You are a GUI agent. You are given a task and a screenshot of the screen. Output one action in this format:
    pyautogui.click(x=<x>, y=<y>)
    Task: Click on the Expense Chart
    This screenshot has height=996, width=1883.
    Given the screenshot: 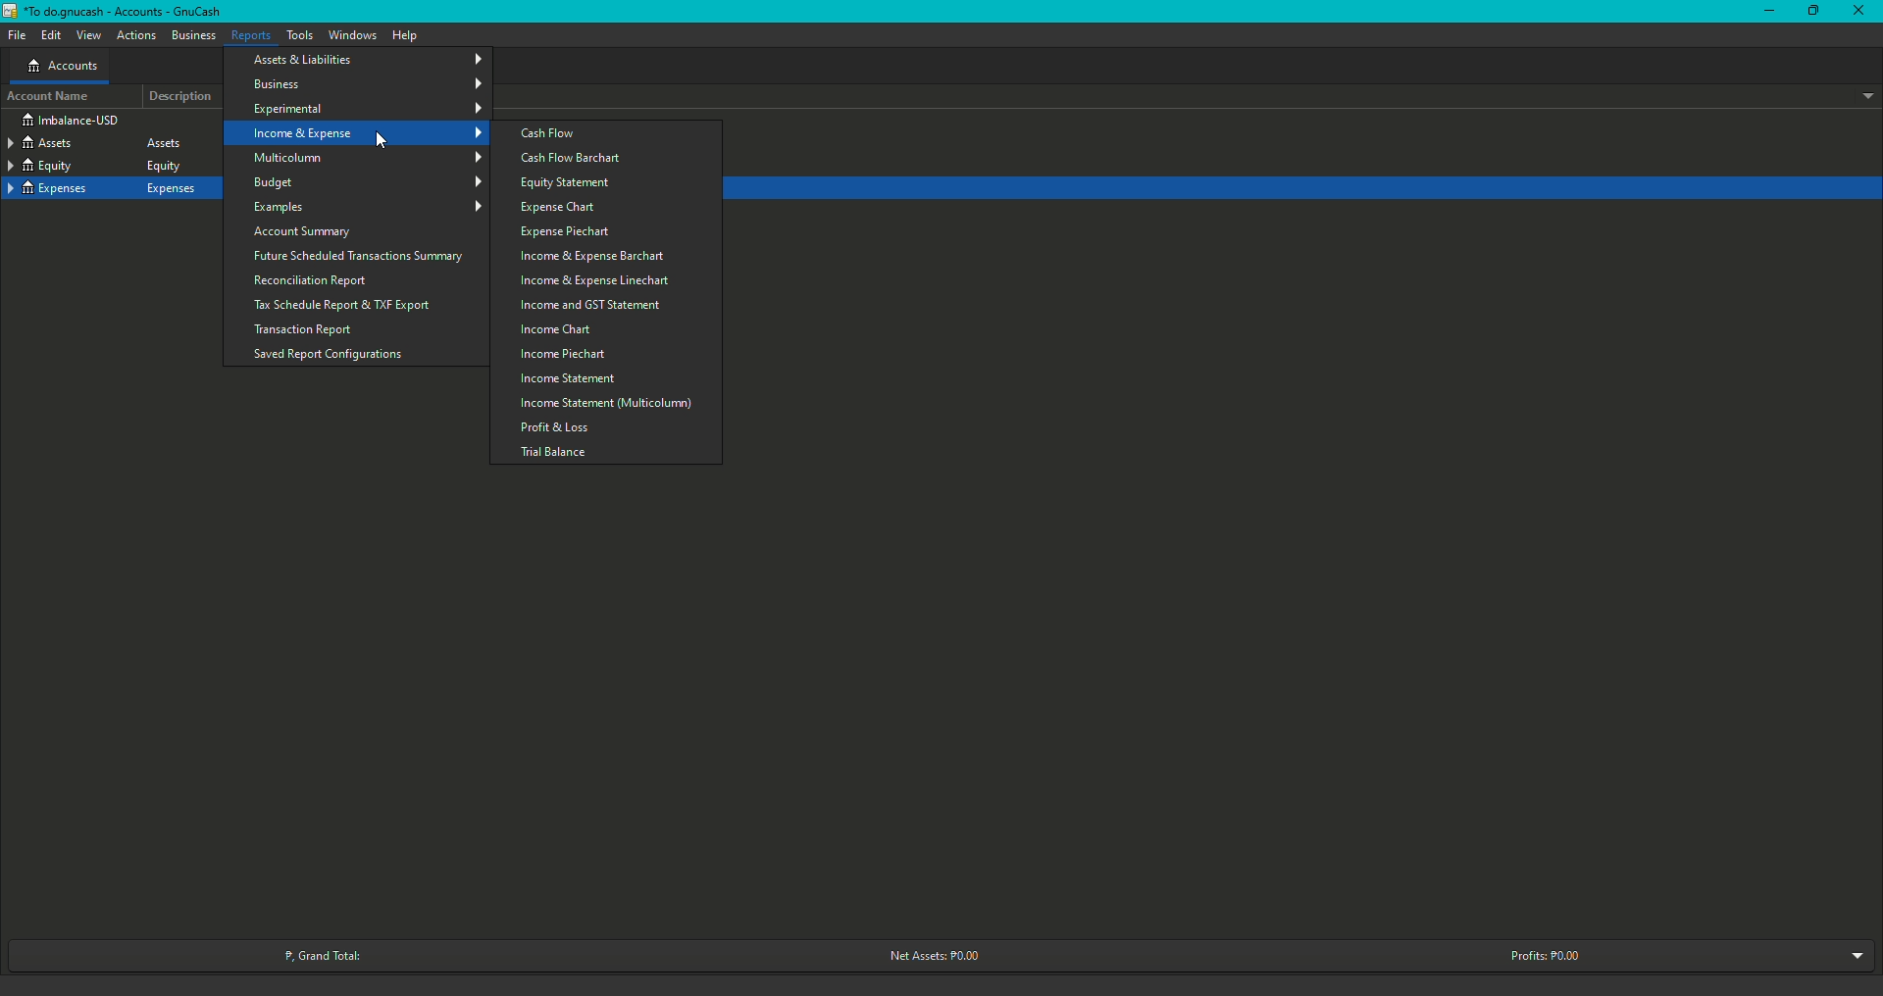 What is the action you would take?
    pyautogui.click(x=556, y=208)
    